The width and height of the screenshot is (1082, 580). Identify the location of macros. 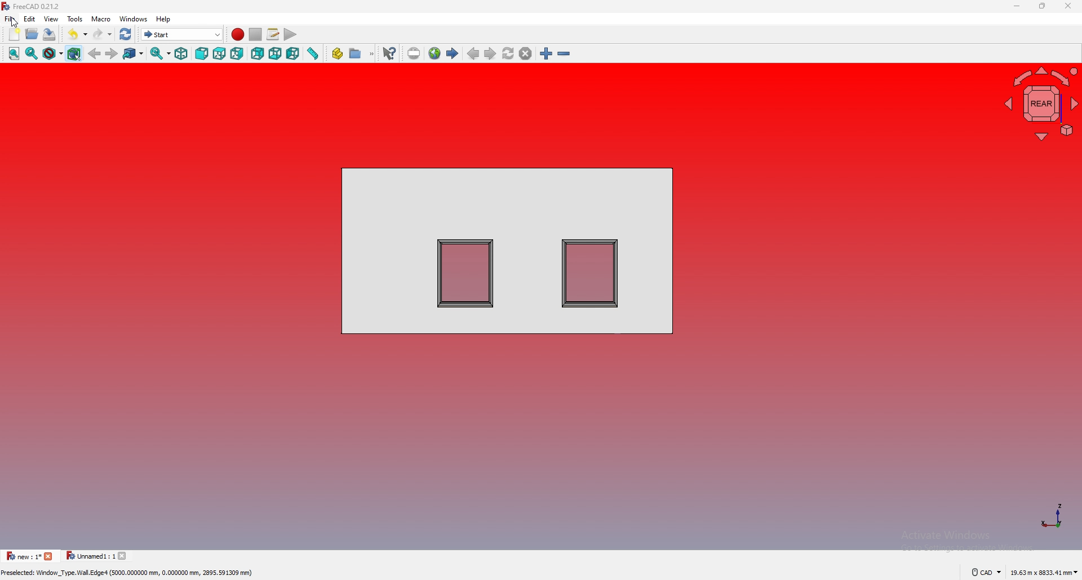
(273, 34).